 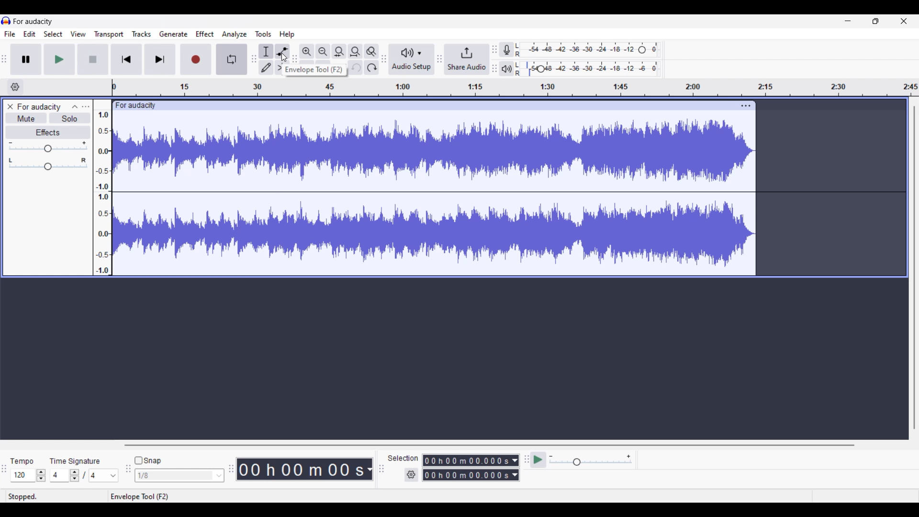 I want to click on cursor, so click(x=284, y=58).